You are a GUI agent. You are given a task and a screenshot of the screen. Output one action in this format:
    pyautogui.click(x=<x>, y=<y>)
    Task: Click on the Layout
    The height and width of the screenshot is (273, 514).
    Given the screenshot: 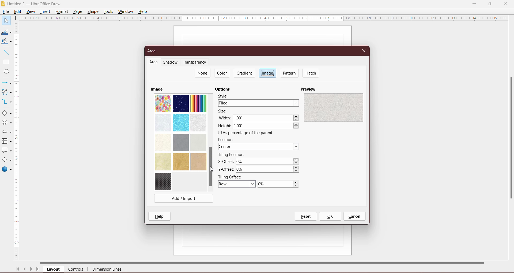 What is the action you would take?
    pyautogui.click(x=54, y=270)
    